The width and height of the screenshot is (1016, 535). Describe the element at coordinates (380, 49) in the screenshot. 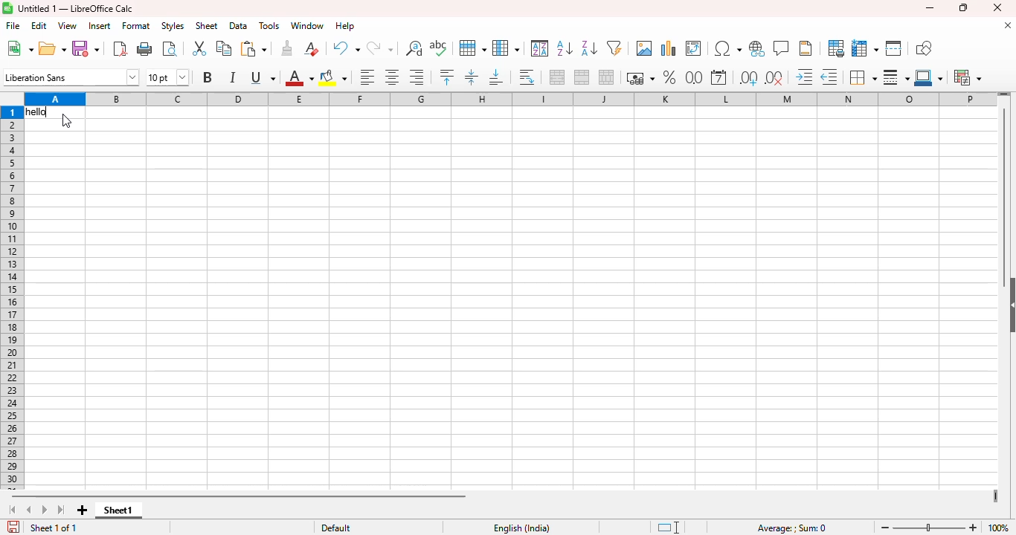

I see `redo` at that location.